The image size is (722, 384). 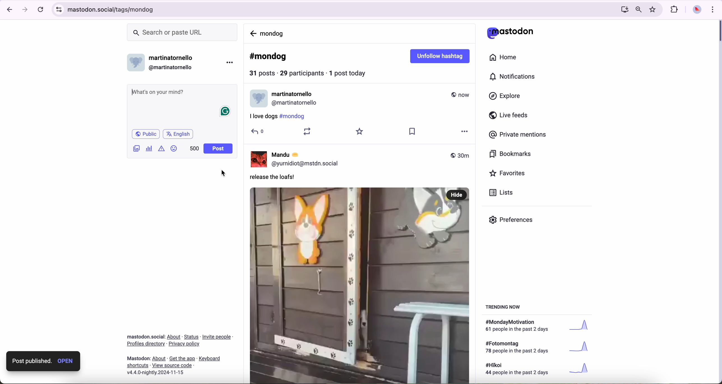 What do you see at coordinates (182, 359) in the screenshot?
I see `link` at bounding box center [182, 359].